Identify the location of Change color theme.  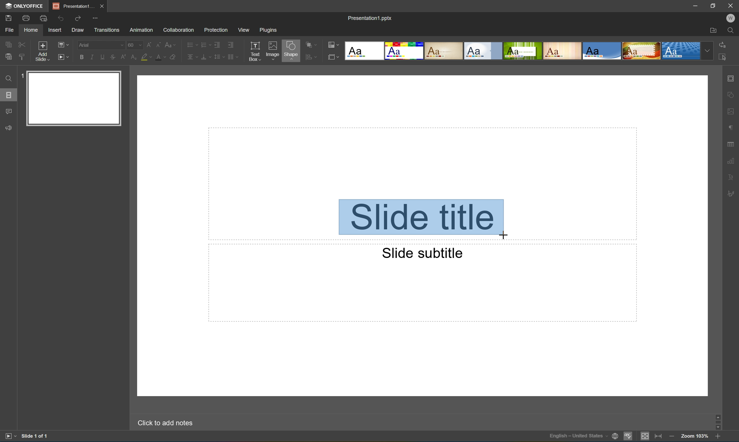
(333, 45).